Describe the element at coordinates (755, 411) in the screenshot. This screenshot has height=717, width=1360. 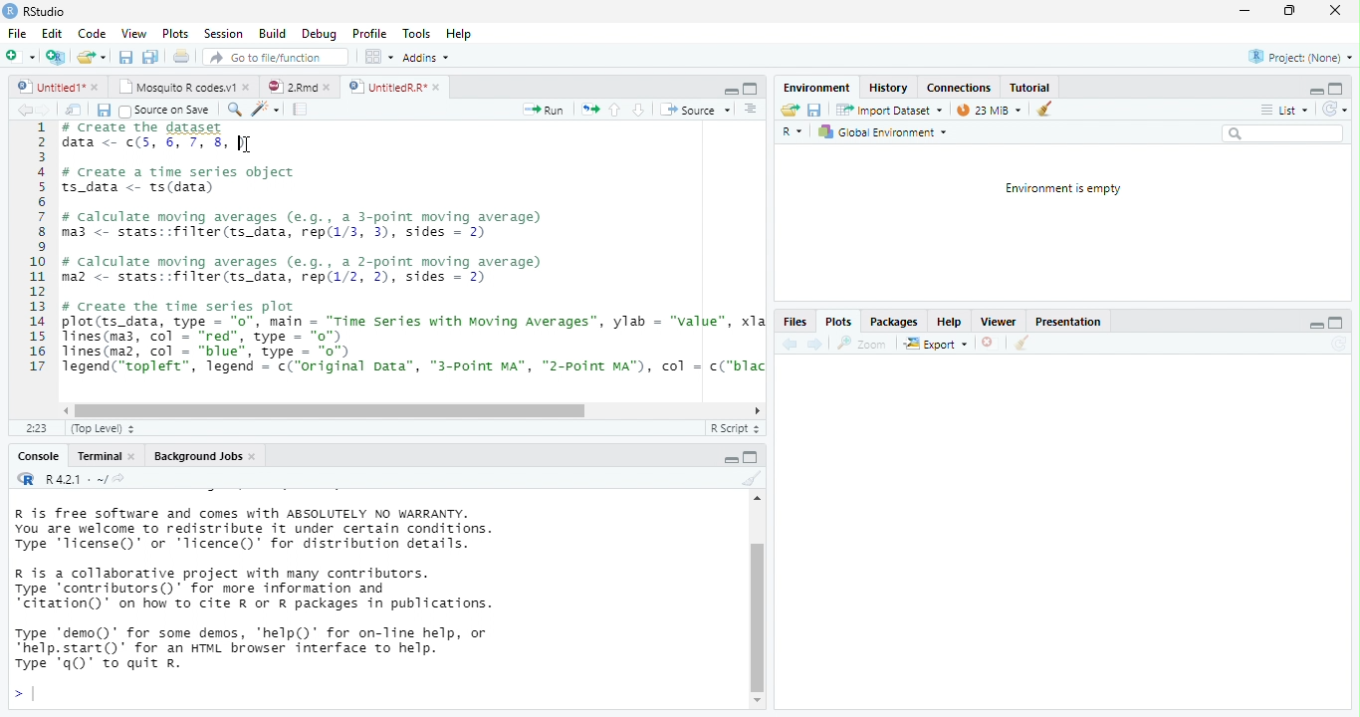
I see `scrollbar right` at that location.